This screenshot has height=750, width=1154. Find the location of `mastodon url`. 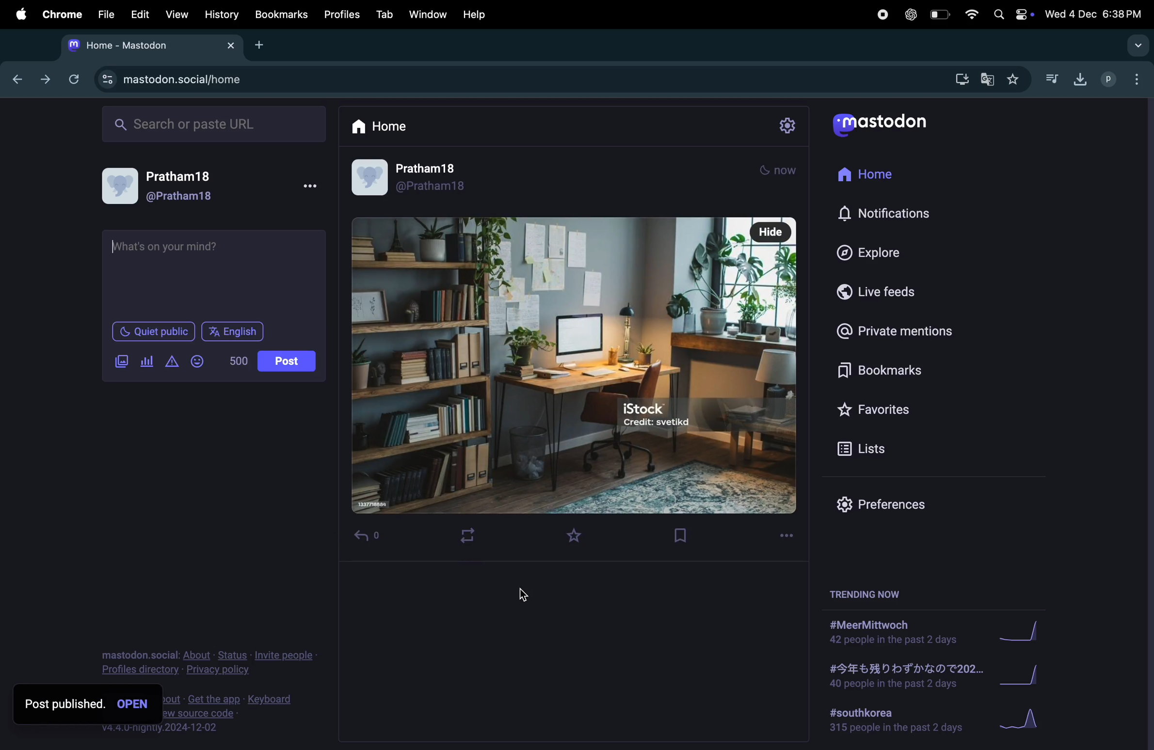

mastodon url is located at coordinates (171, 79).